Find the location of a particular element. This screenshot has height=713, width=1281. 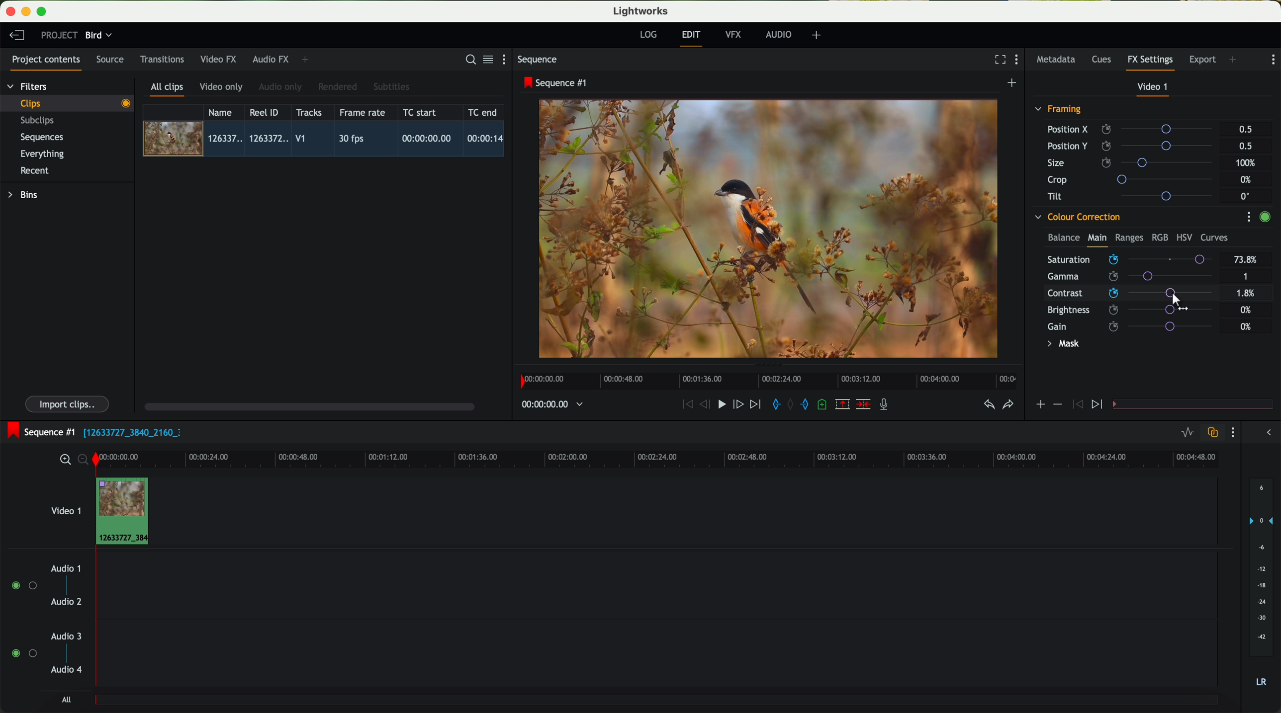

click on video is located at coordinates (327, 140).